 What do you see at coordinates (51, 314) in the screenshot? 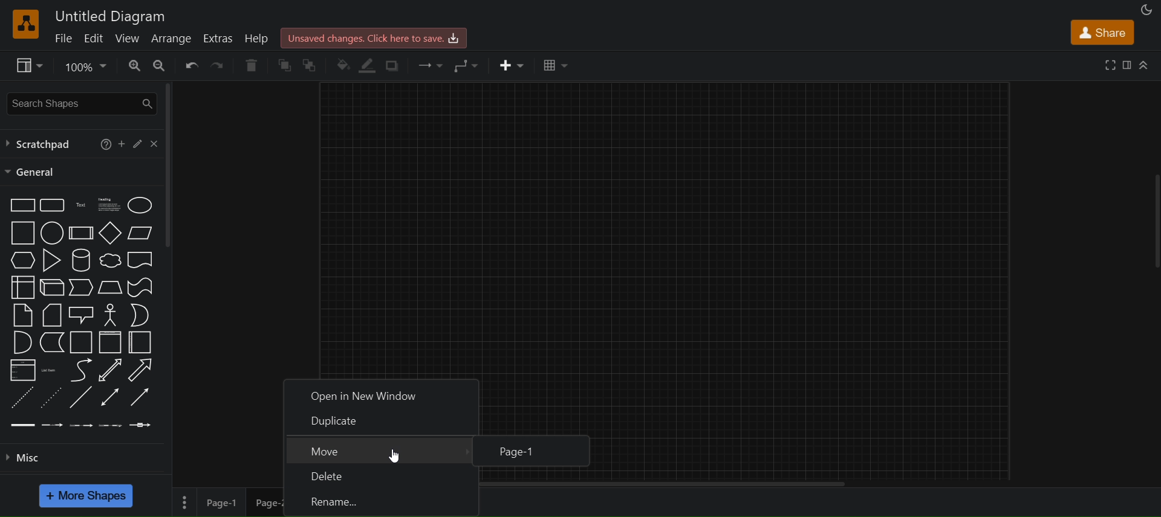
I see `card` at bounding box center [51, 314].